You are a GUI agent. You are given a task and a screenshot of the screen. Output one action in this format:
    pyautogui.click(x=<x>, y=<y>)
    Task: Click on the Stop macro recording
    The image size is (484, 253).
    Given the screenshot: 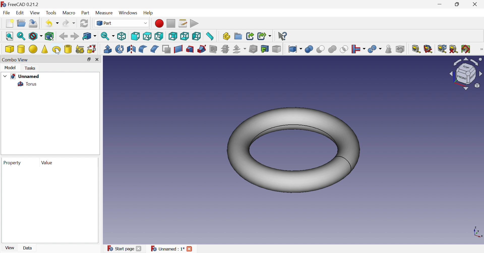 What is the action you would take?
    pyautogui.click(x=171, y=23)
    